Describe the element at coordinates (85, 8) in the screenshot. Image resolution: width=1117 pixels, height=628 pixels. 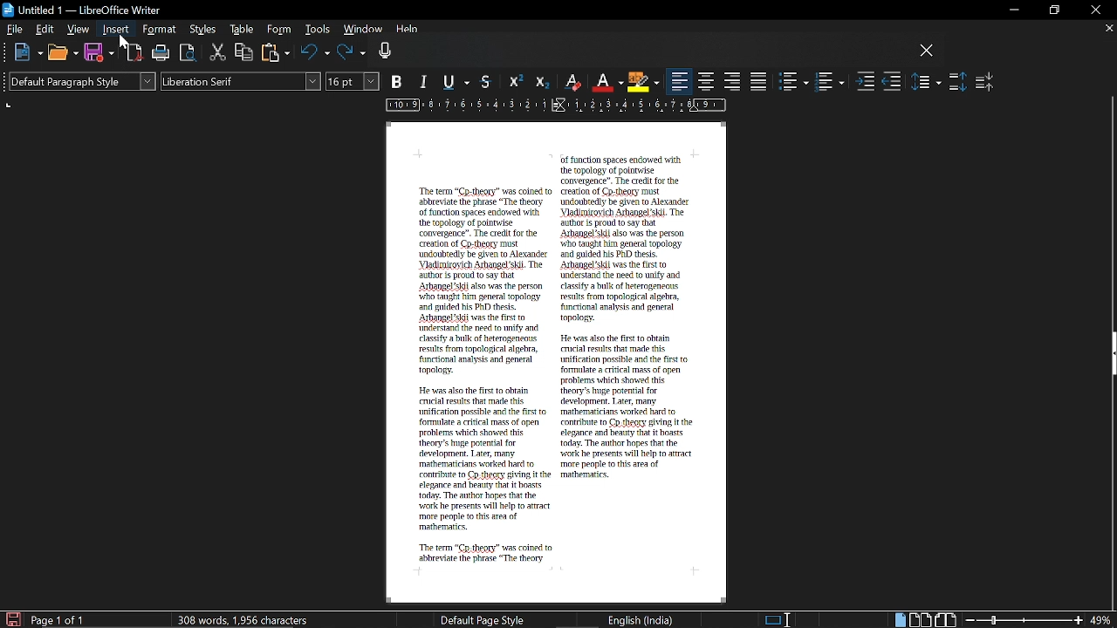
I see `untitled 1 - libreoffice writer` at that location.